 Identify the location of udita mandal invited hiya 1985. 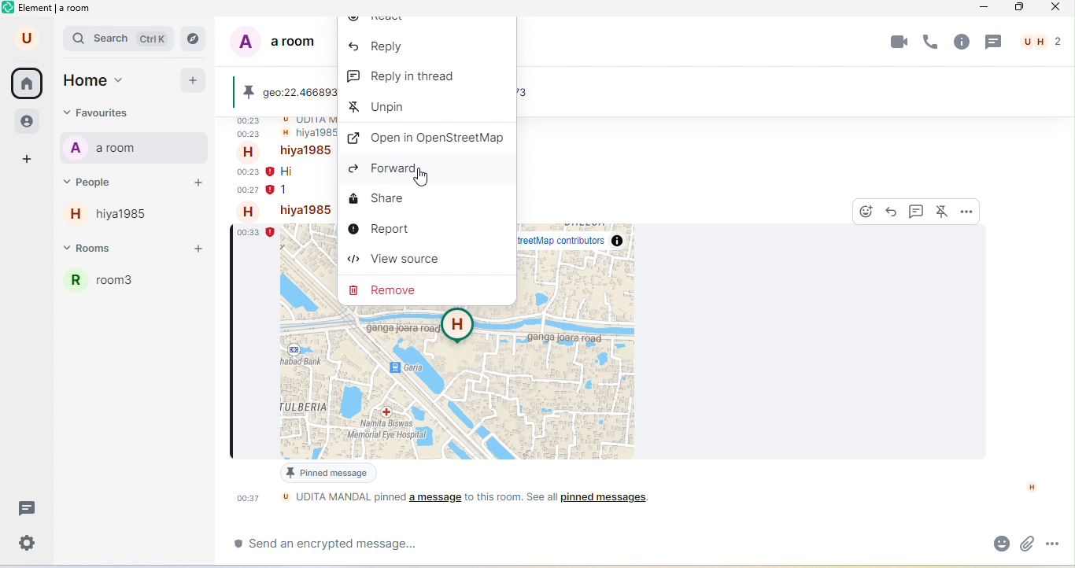
(304, 121).